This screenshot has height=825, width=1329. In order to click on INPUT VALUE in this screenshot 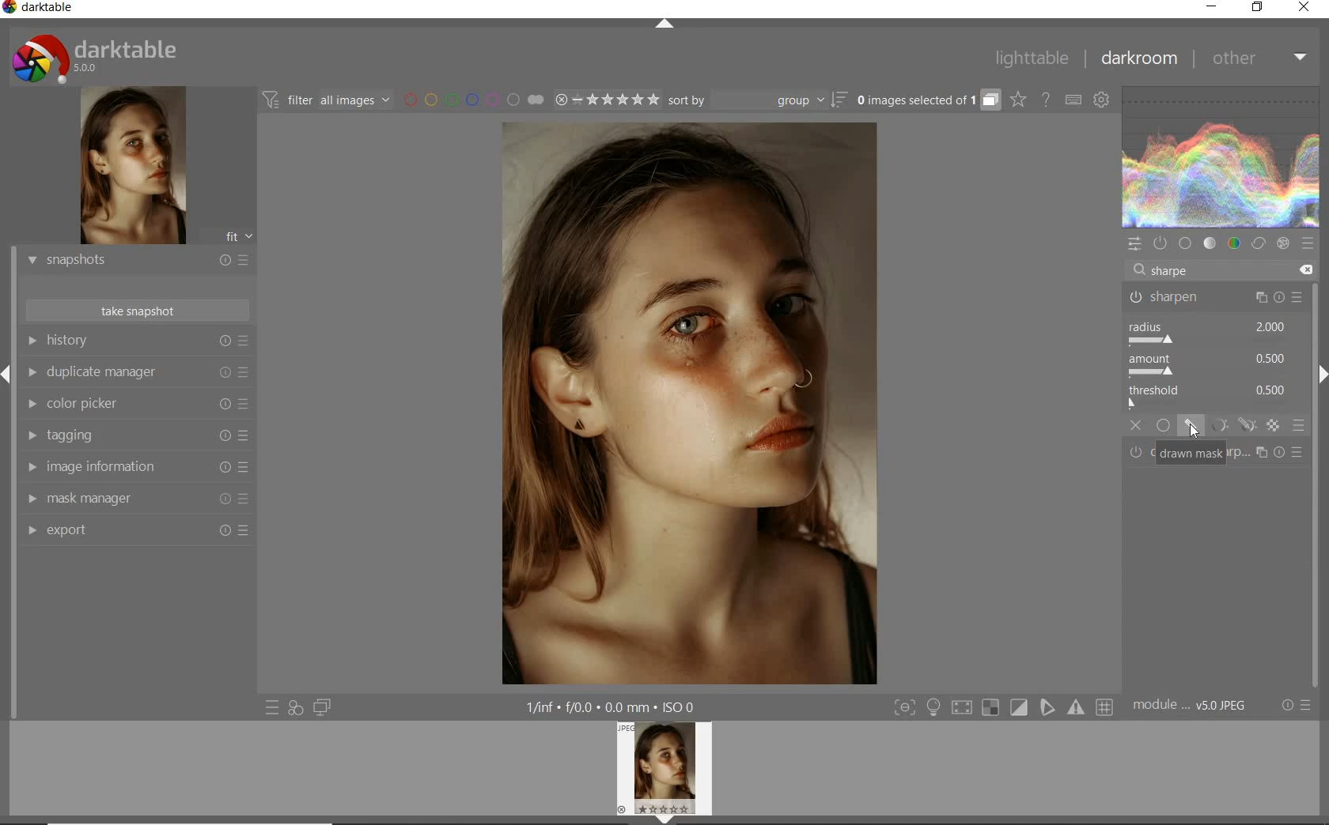, I will do `click(1170, 269)`.